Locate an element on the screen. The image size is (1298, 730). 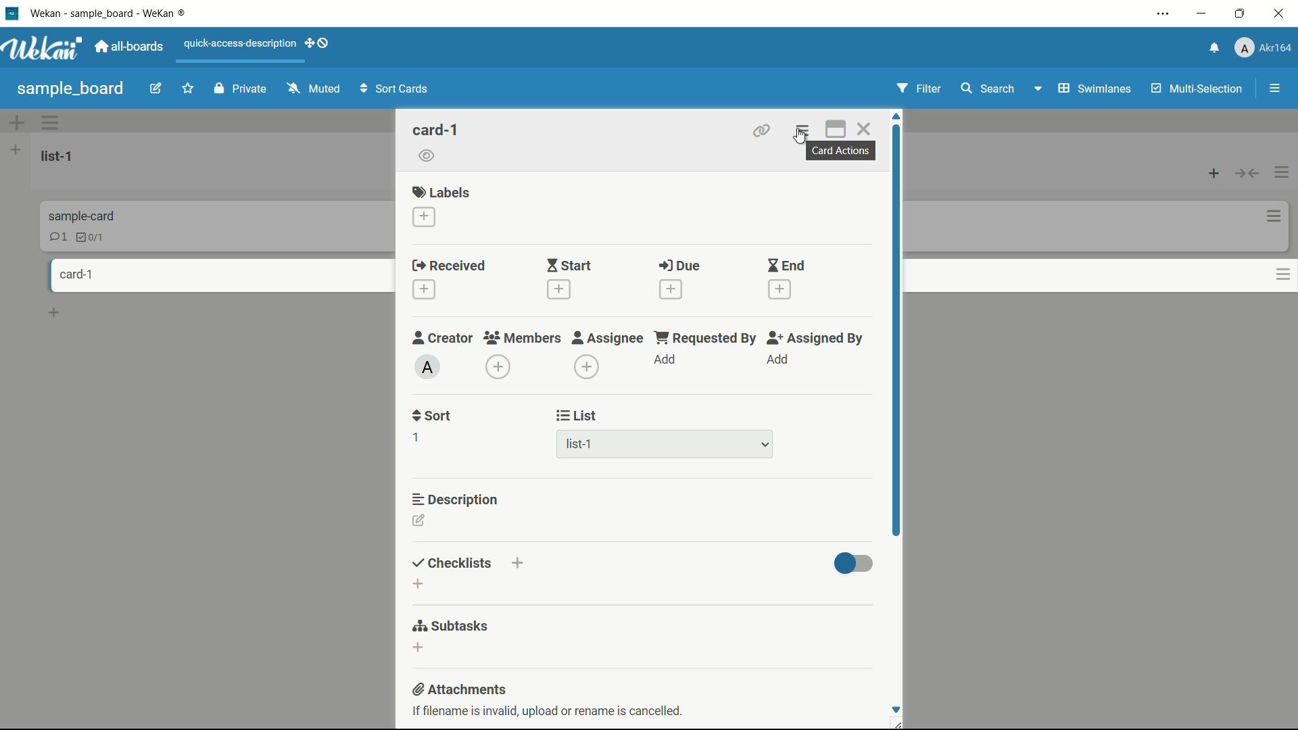
add assignee is located at coordinates (587, 368).